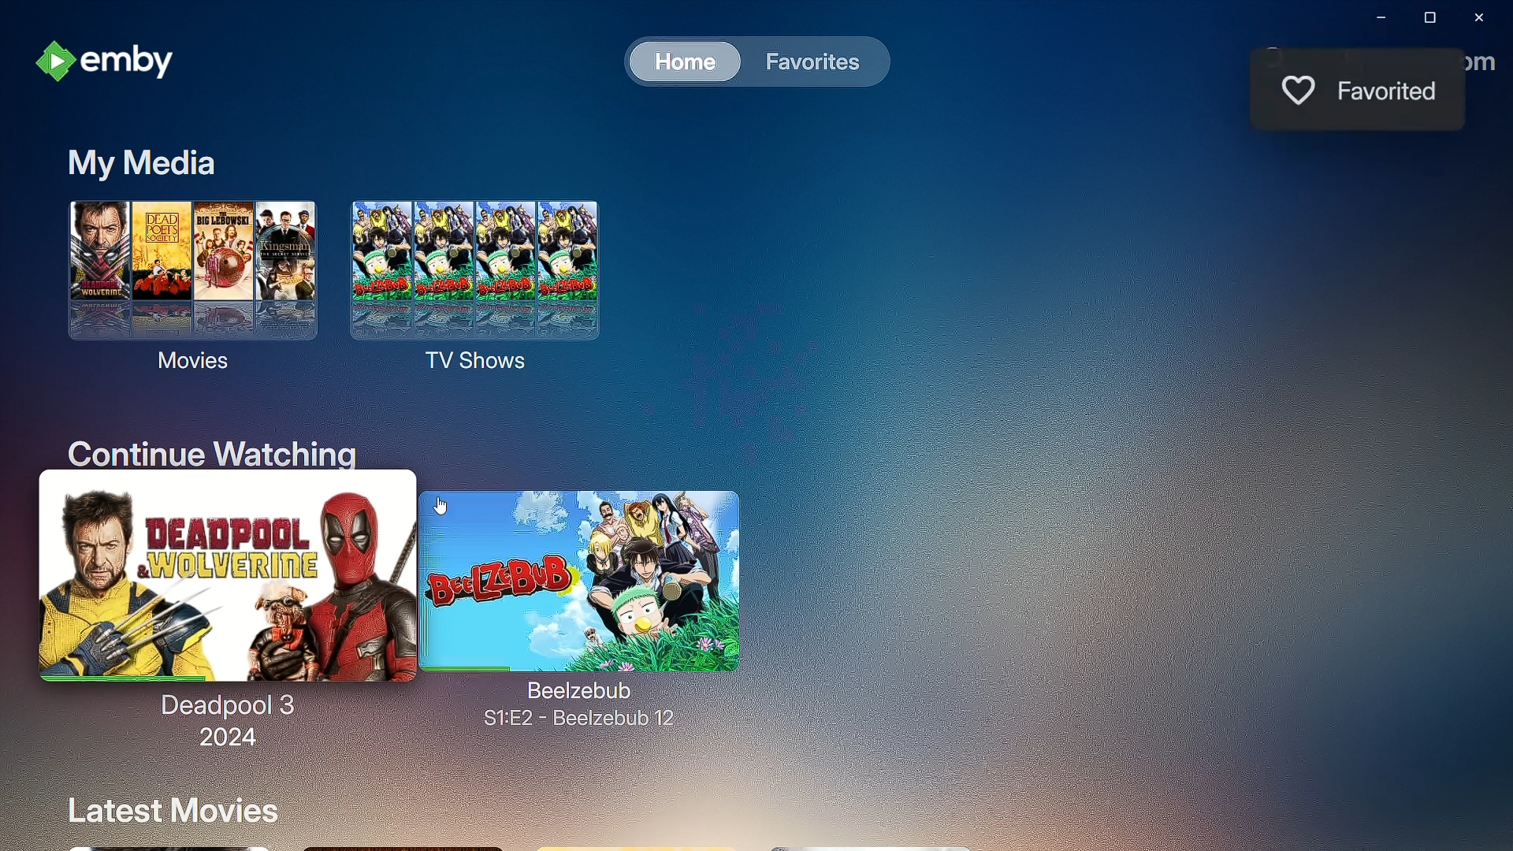 The height and width of the screenshot is (851, 1513). Describe the element at coordinates (1392, 91) in the screenshot. I see `Favorited` at that location.